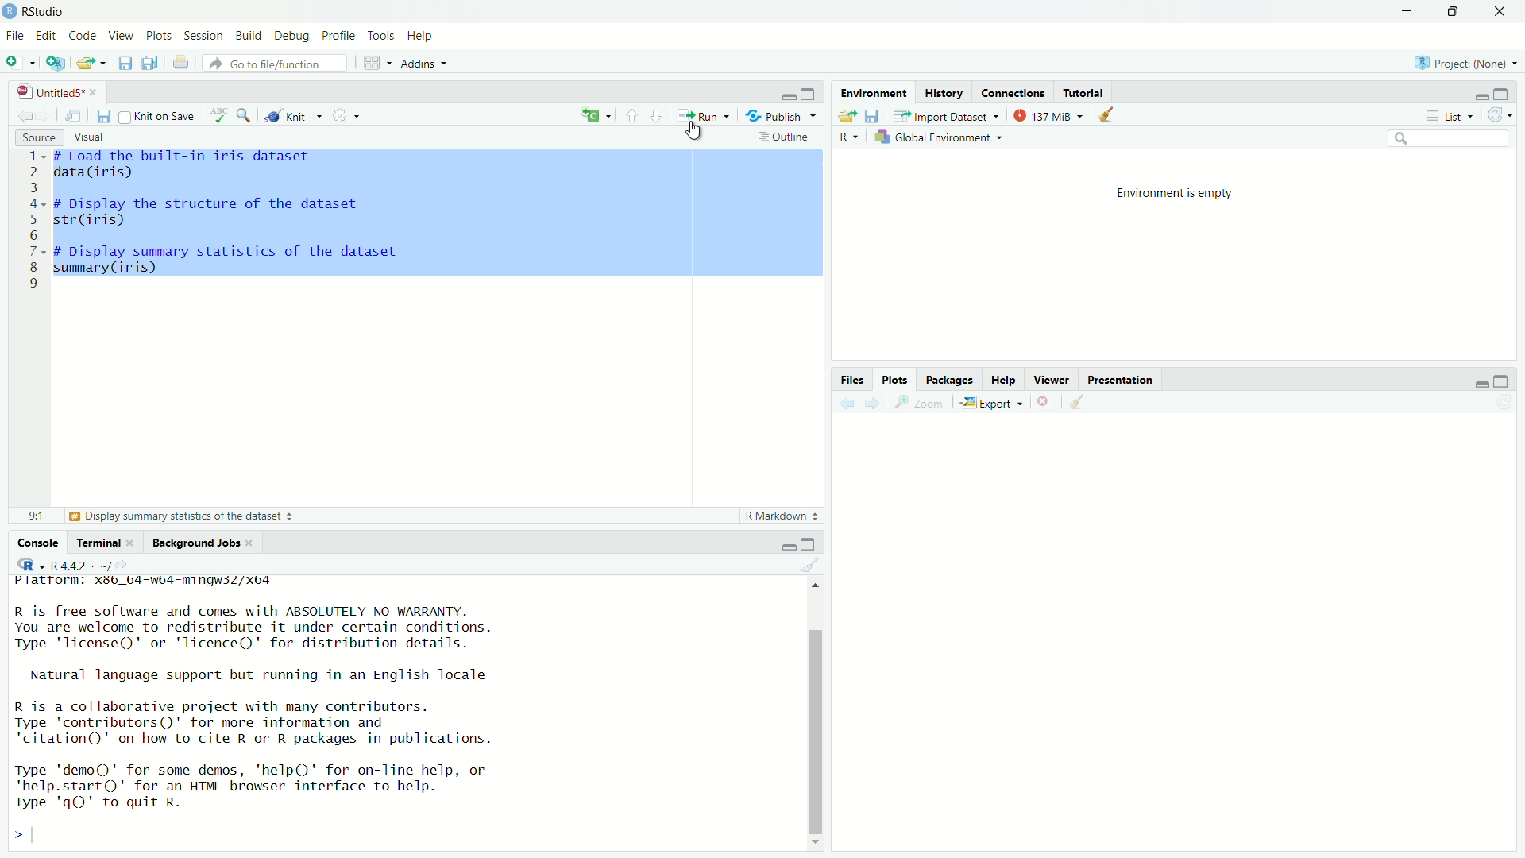 The image size is (1525, 858). I want to click on Session, so click(204, 34).